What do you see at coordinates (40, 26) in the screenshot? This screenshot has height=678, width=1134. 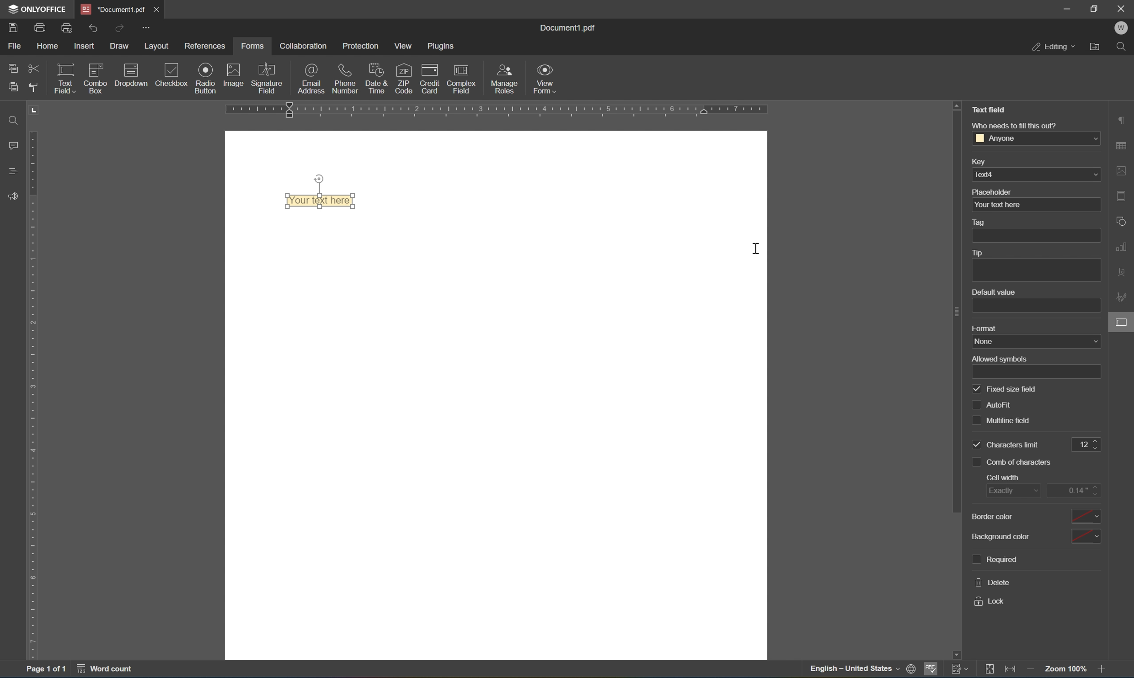 I see `print` at bounding box center [40, 26].